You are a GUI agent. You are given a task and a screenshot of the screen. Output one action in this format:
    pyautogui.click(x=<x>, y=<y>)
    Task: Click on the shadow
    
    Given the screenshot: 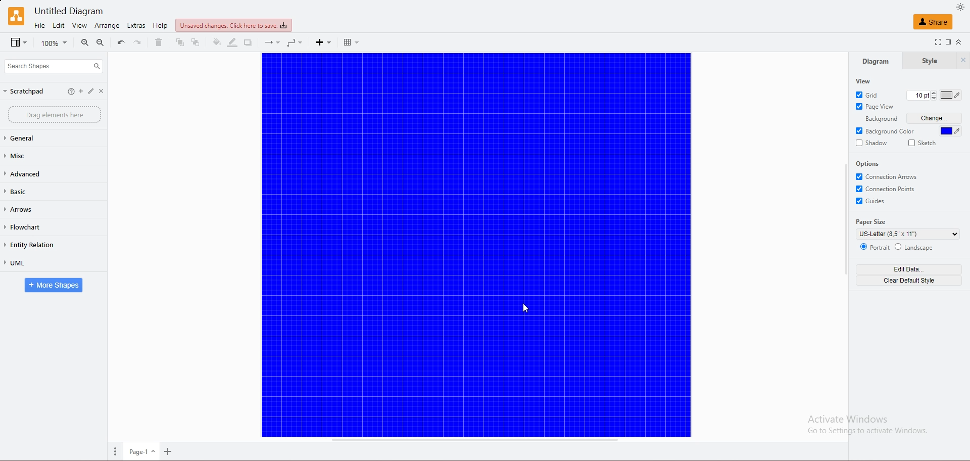 What is the action you would take?
    pyautogui.click(x=250, y=42)
    